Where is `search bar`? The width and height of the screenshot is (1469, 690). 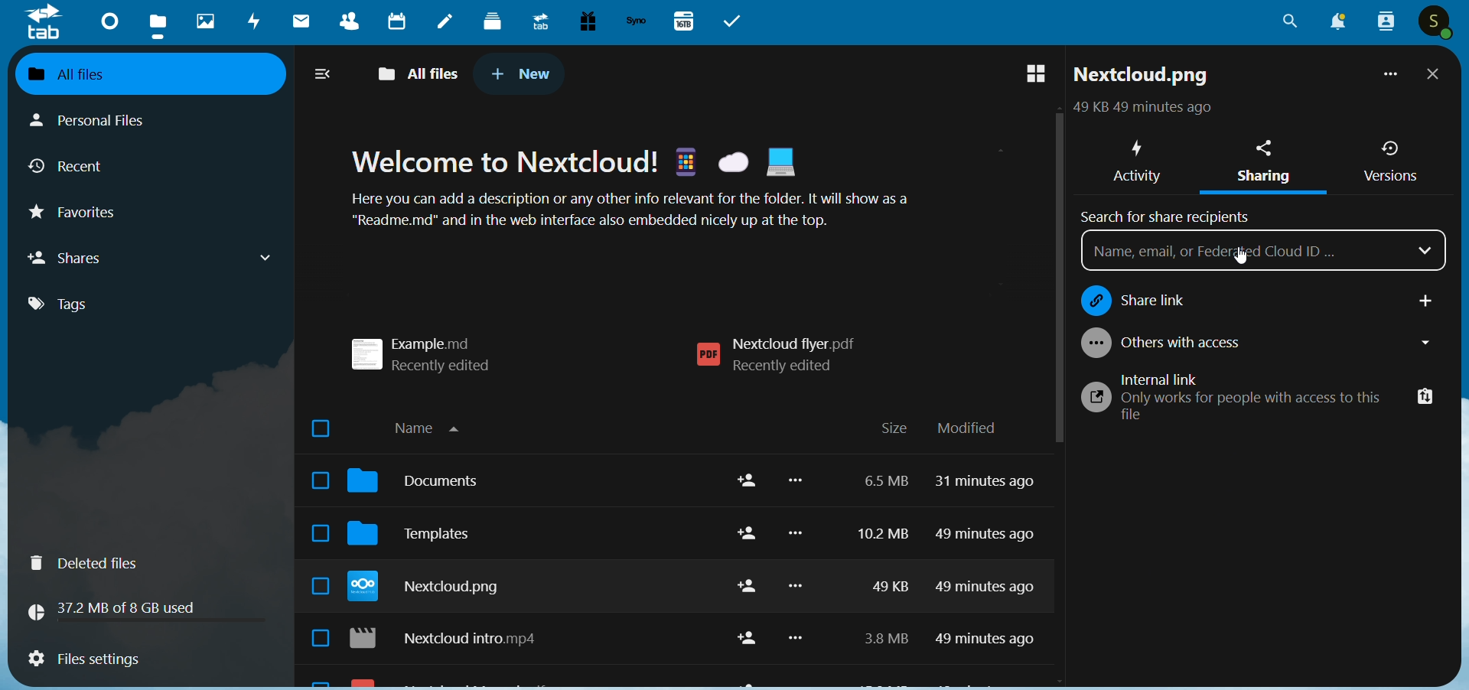 search bar is located at coordinates (1245, 251).